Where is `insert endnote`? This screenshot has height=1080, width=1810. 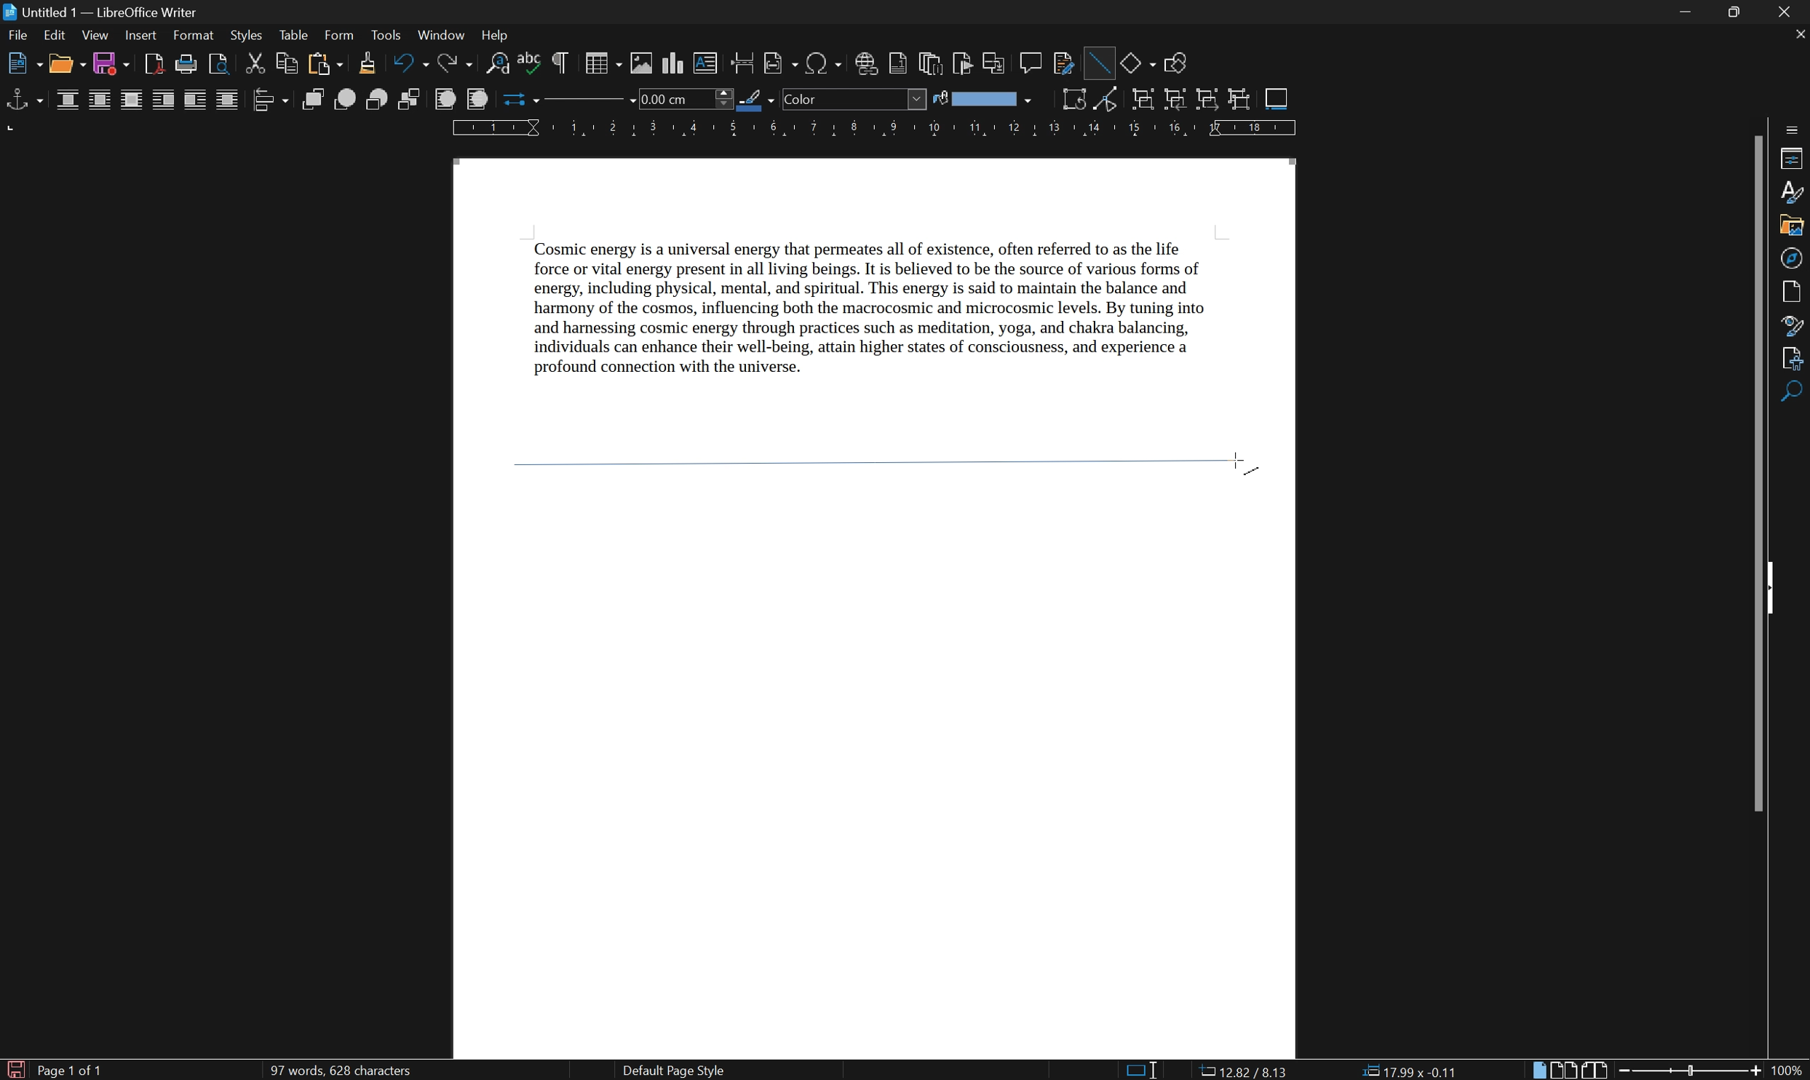
insert endnote is located at coordinates (929, 63).